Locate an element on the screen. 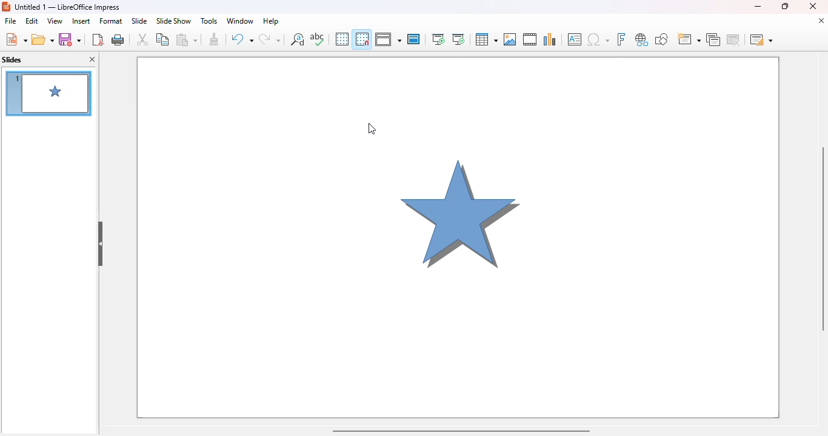 This screenshot has height=436, width=828. delete slide is located at coordinates (733, 39).